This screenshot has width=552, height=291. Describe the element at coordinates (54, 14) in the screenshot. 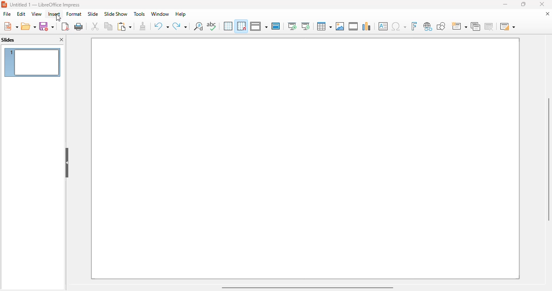

I see `insert` at that location.